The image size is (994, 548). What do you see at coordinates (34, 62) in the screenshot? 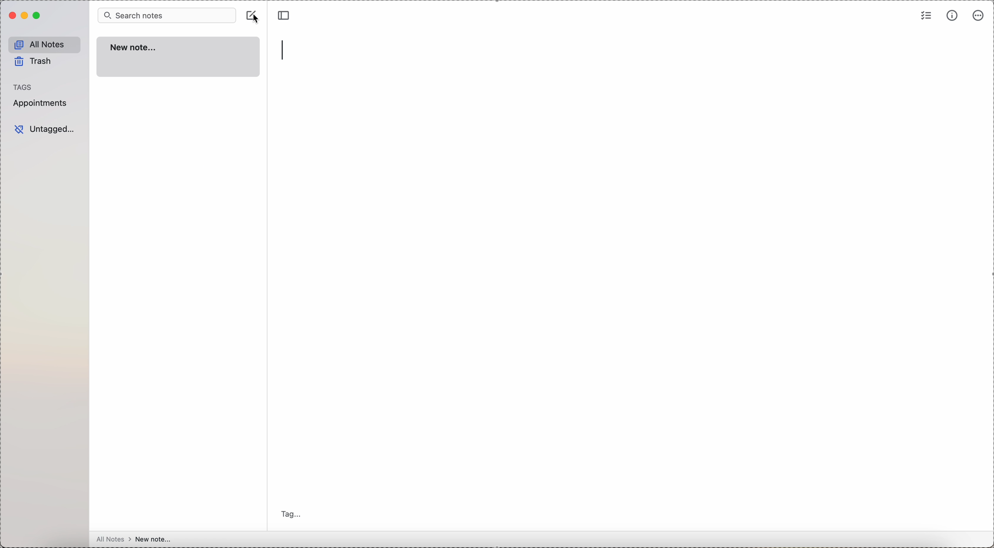
I see `trash` at bounding box center [34, 62].